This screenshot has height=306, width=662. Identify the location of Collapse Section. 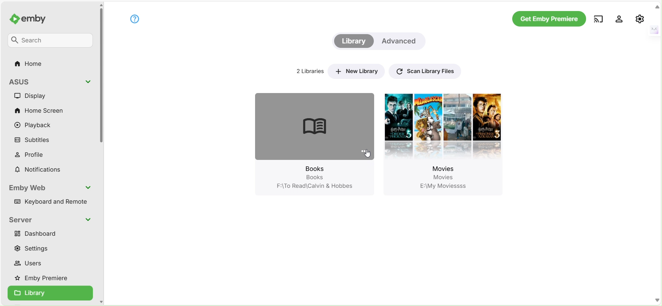
(89, 187).